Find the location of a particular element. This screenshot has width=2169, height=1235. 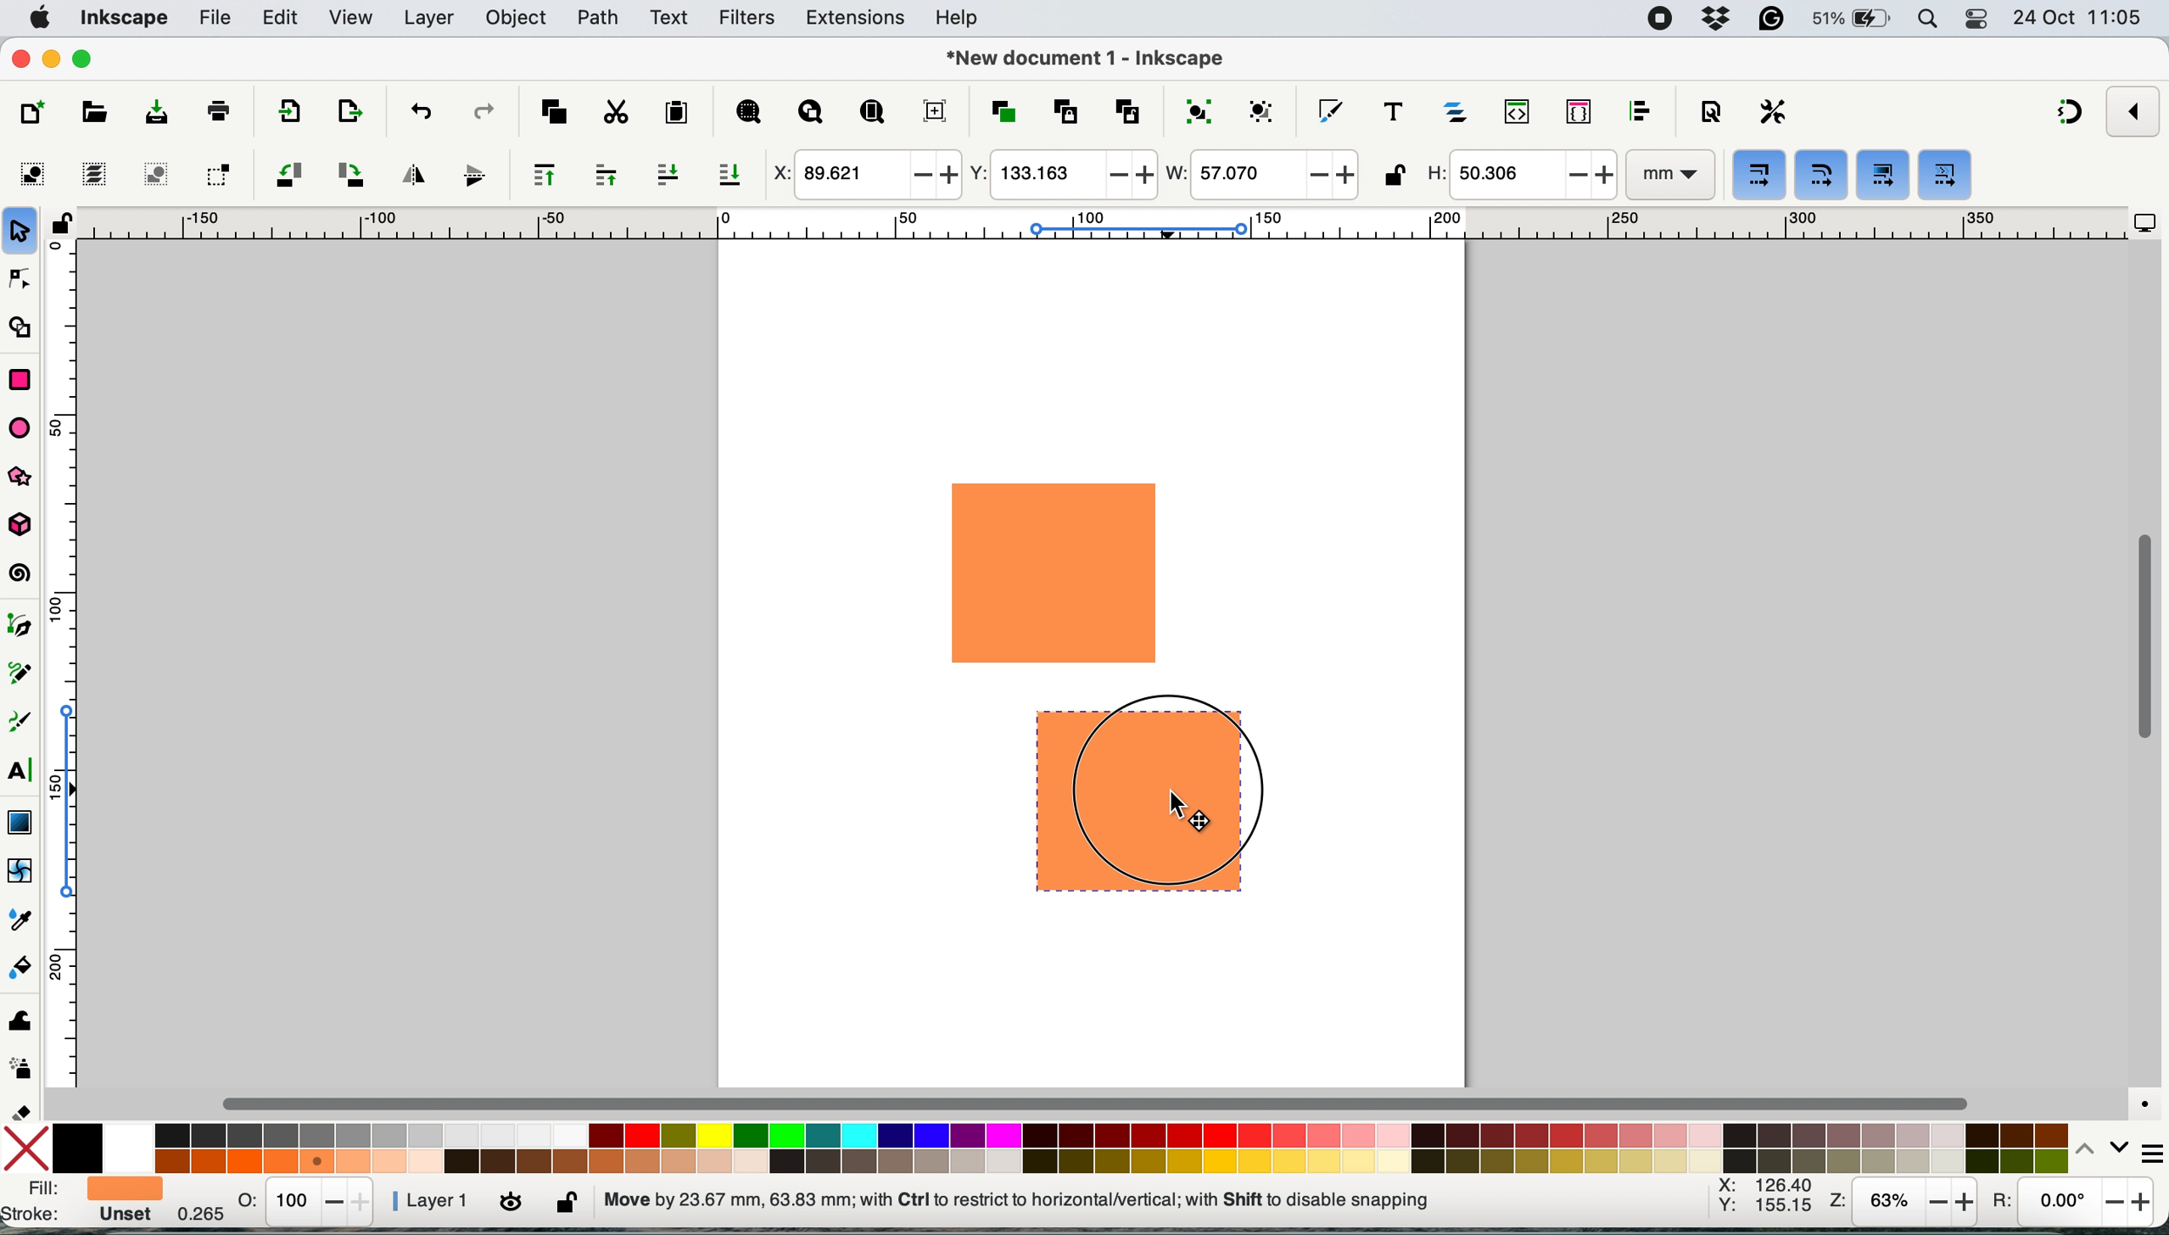

texts and fonts is located at coordinates (1393, 111).